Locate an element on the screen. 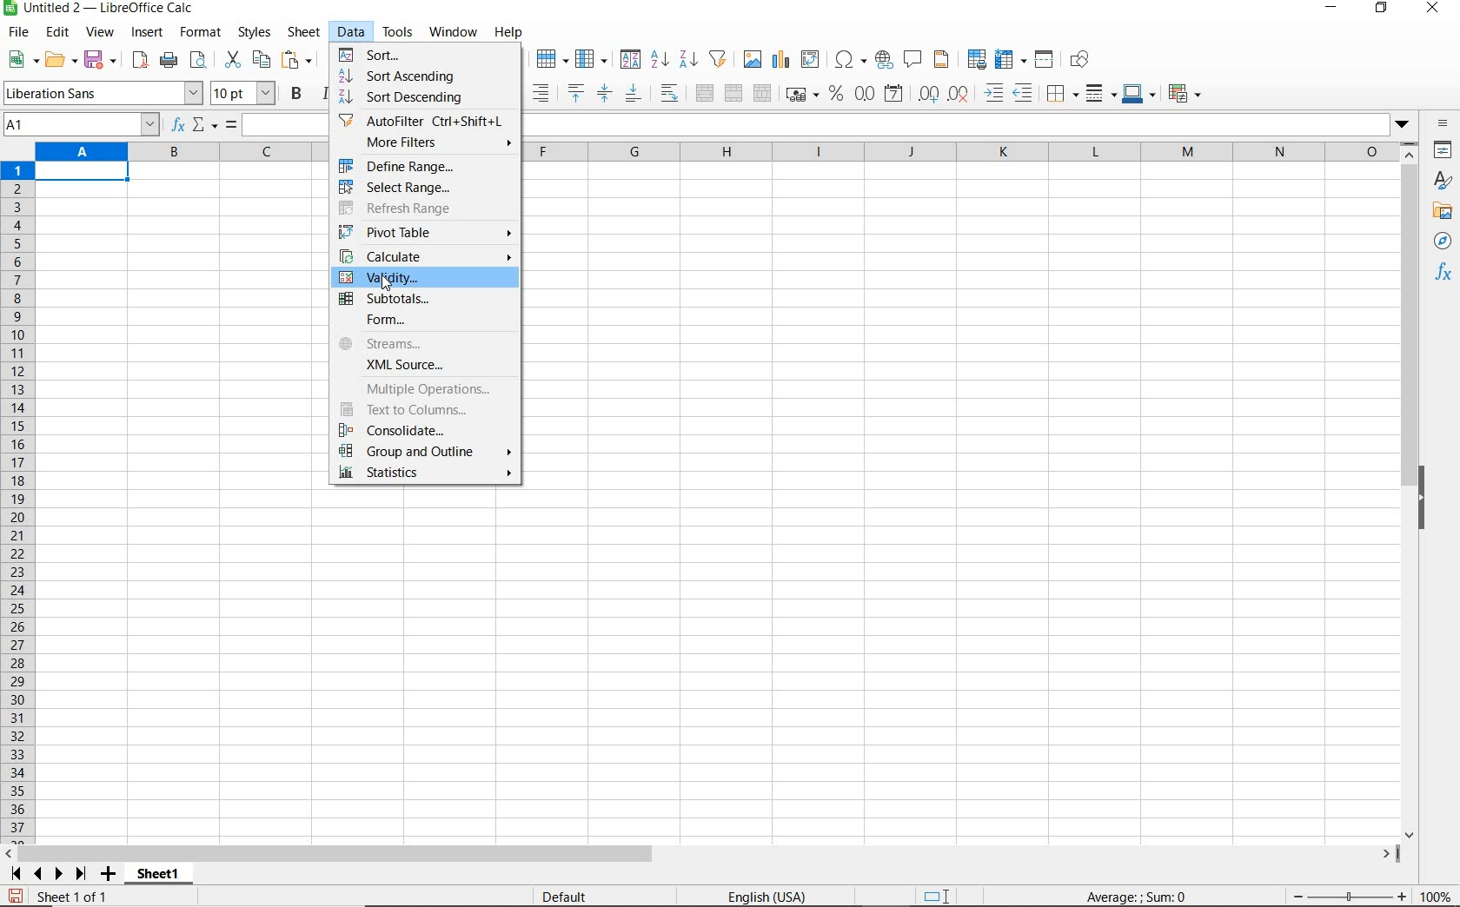 Image resolution: width=1460 pixels, height=907 pixels. column is located at coordinates (593, 60).